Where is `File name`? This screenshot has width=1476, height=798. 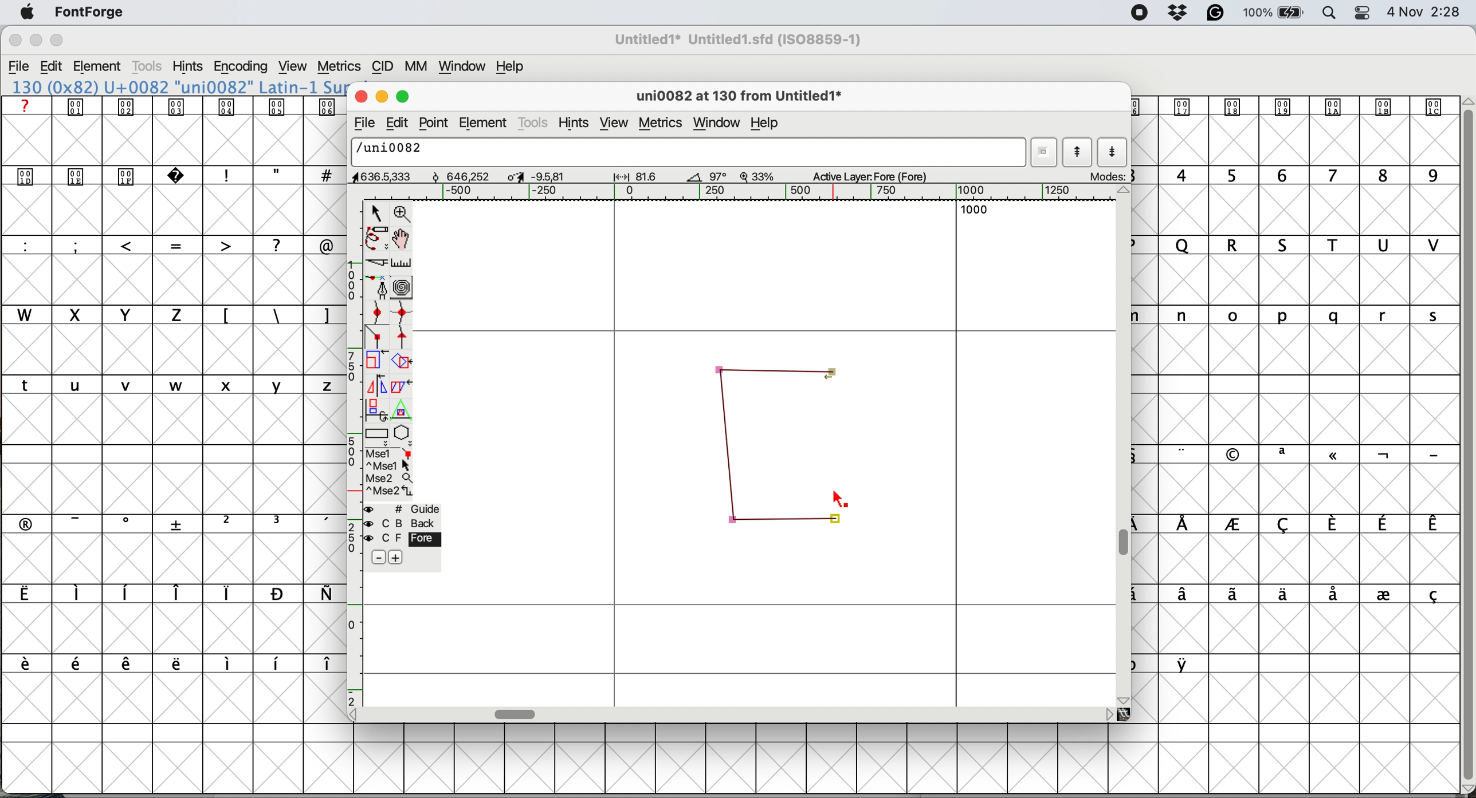
File name is located at coordinates (735, 39).